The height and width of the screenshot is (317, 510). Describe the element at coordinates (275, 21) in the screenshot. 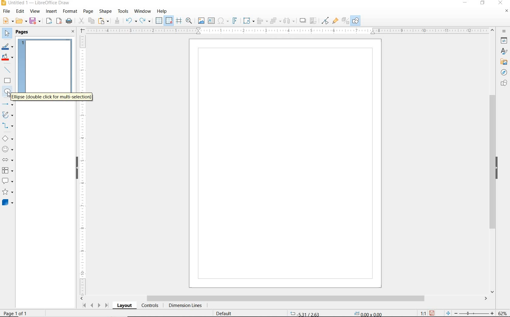

I see `ARRANGE` at that location.